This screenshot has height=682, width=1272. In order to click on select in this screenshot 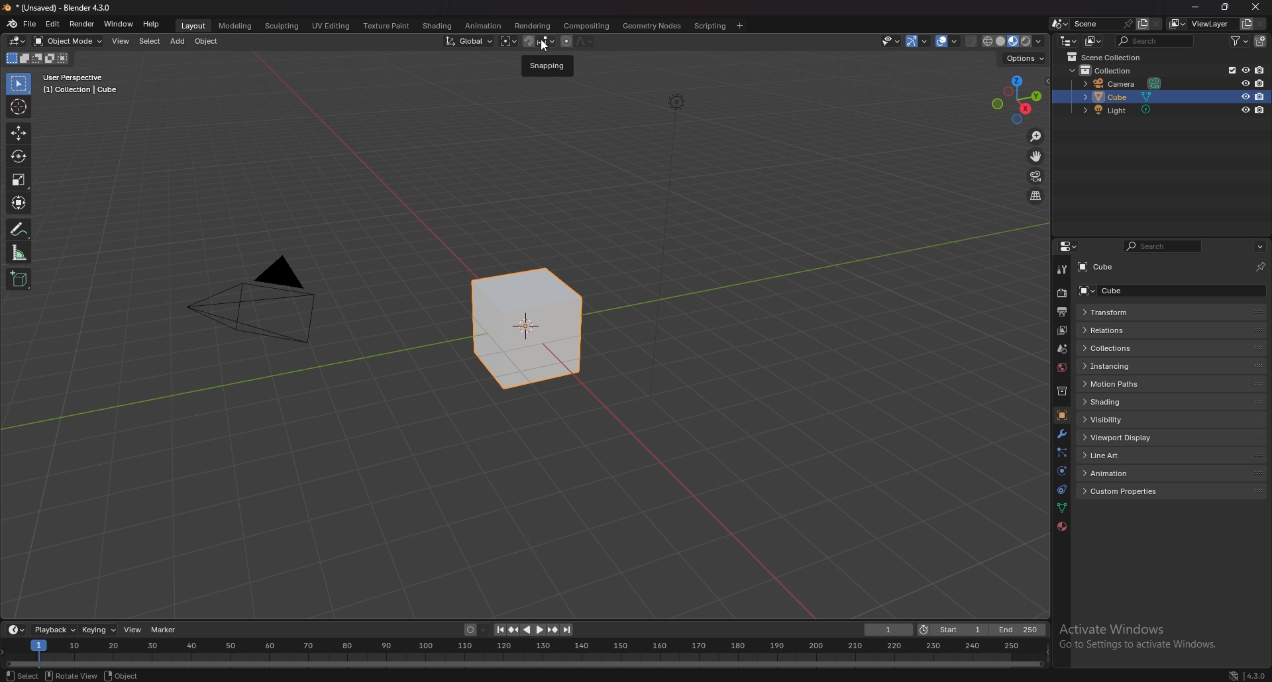, I will do `click(19, 675)`.